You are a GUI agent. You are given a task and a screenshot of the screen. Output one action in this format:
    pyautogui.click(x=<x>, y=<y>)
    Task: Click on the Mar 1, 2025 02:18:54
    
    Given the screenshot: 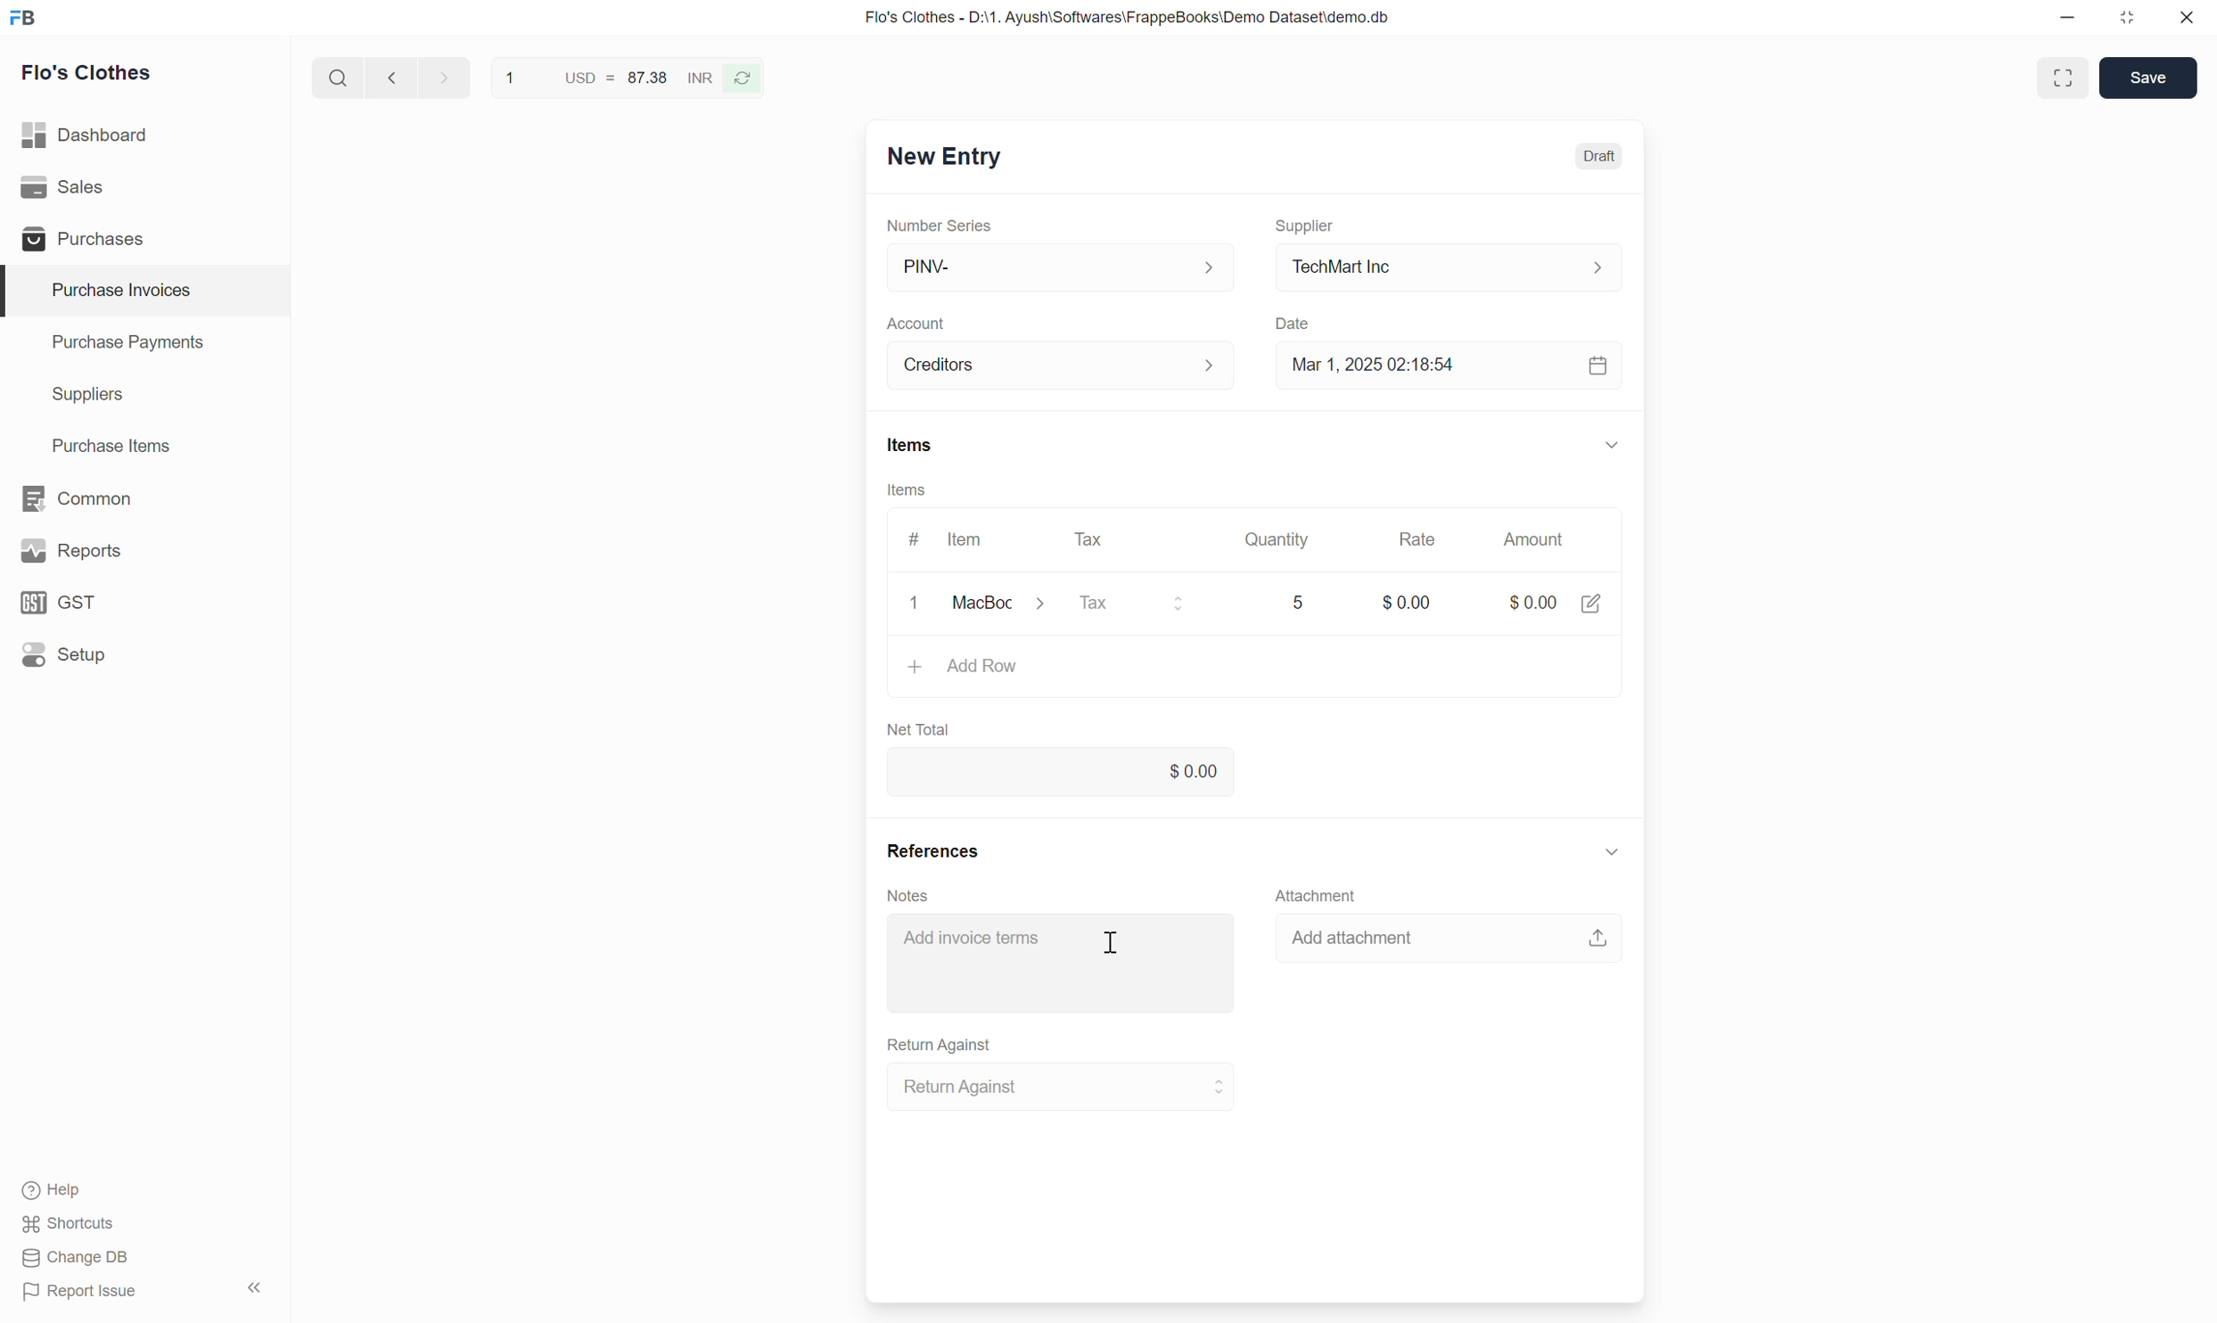 What is the action you would take?
    pyautogui.click(x=1449, y=364)
    